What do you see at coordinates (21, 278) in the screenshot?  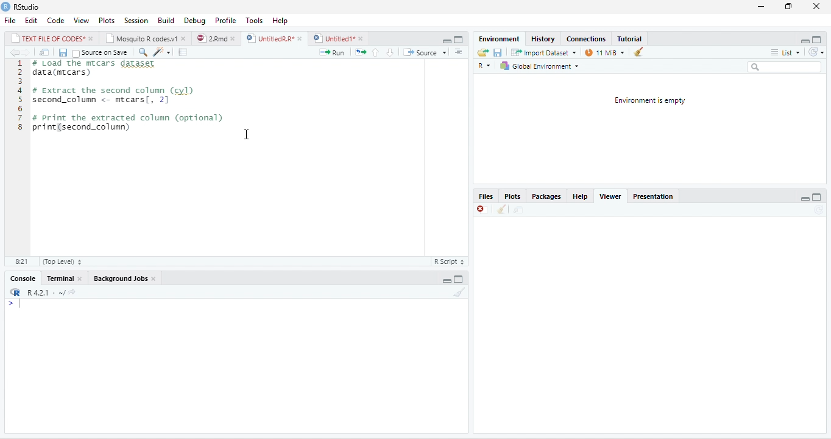 I see `Console` at bounding box center [21, 278].